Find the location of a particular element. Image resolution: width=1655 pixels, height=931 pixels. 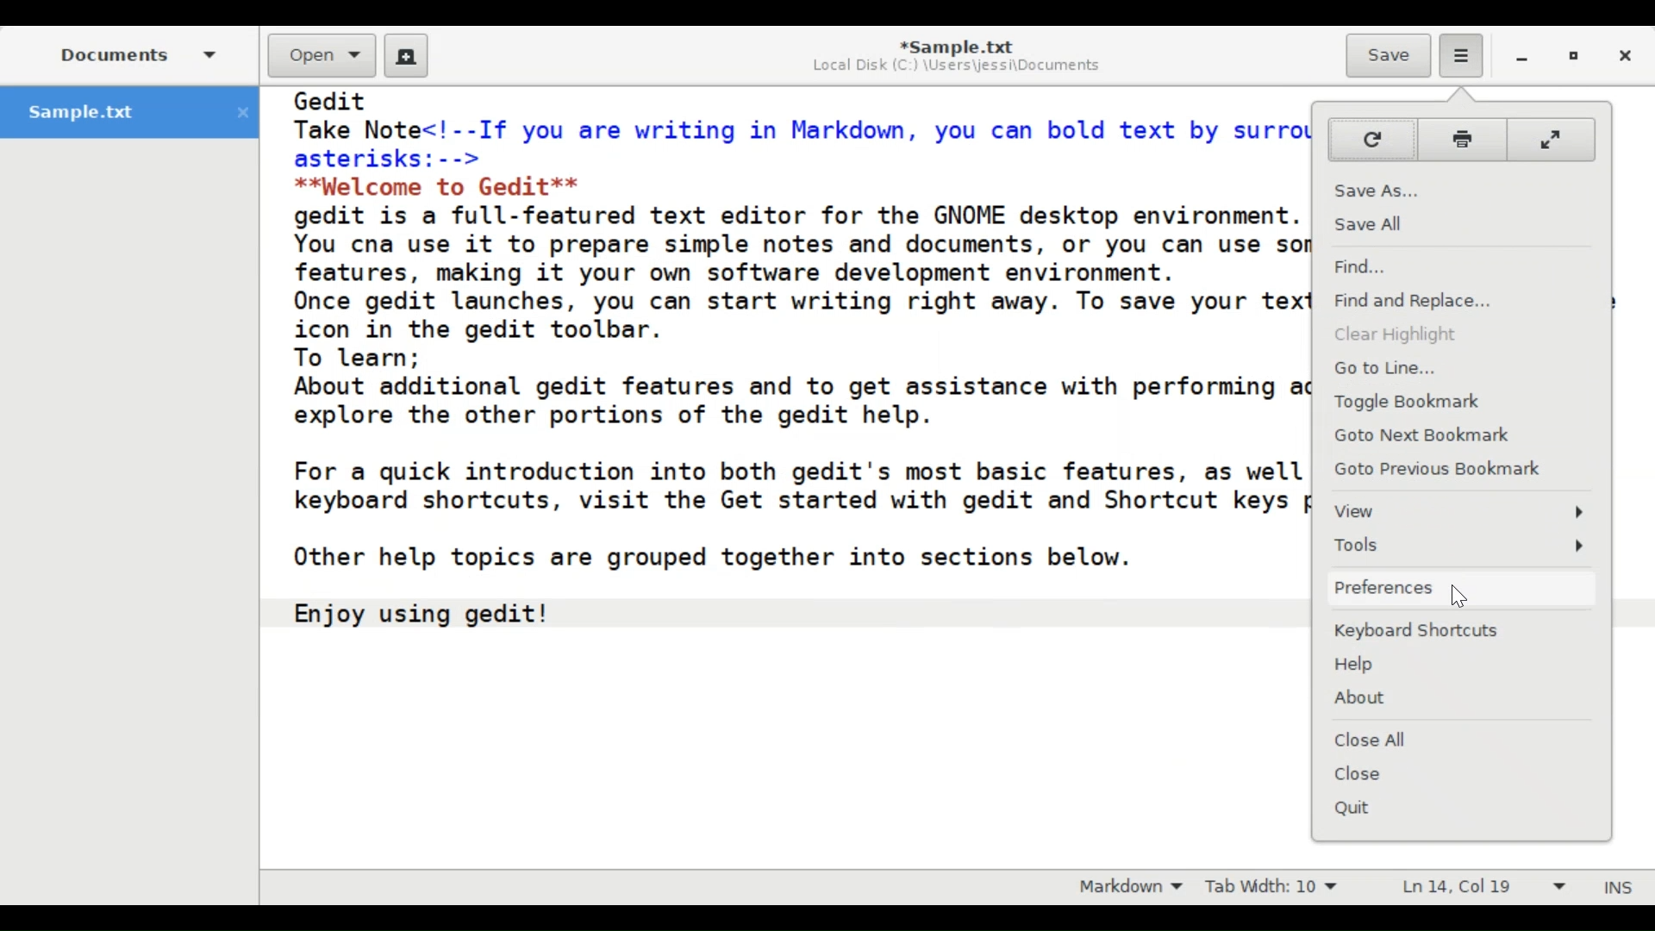

Quit is located at coordinates (1463, 809).